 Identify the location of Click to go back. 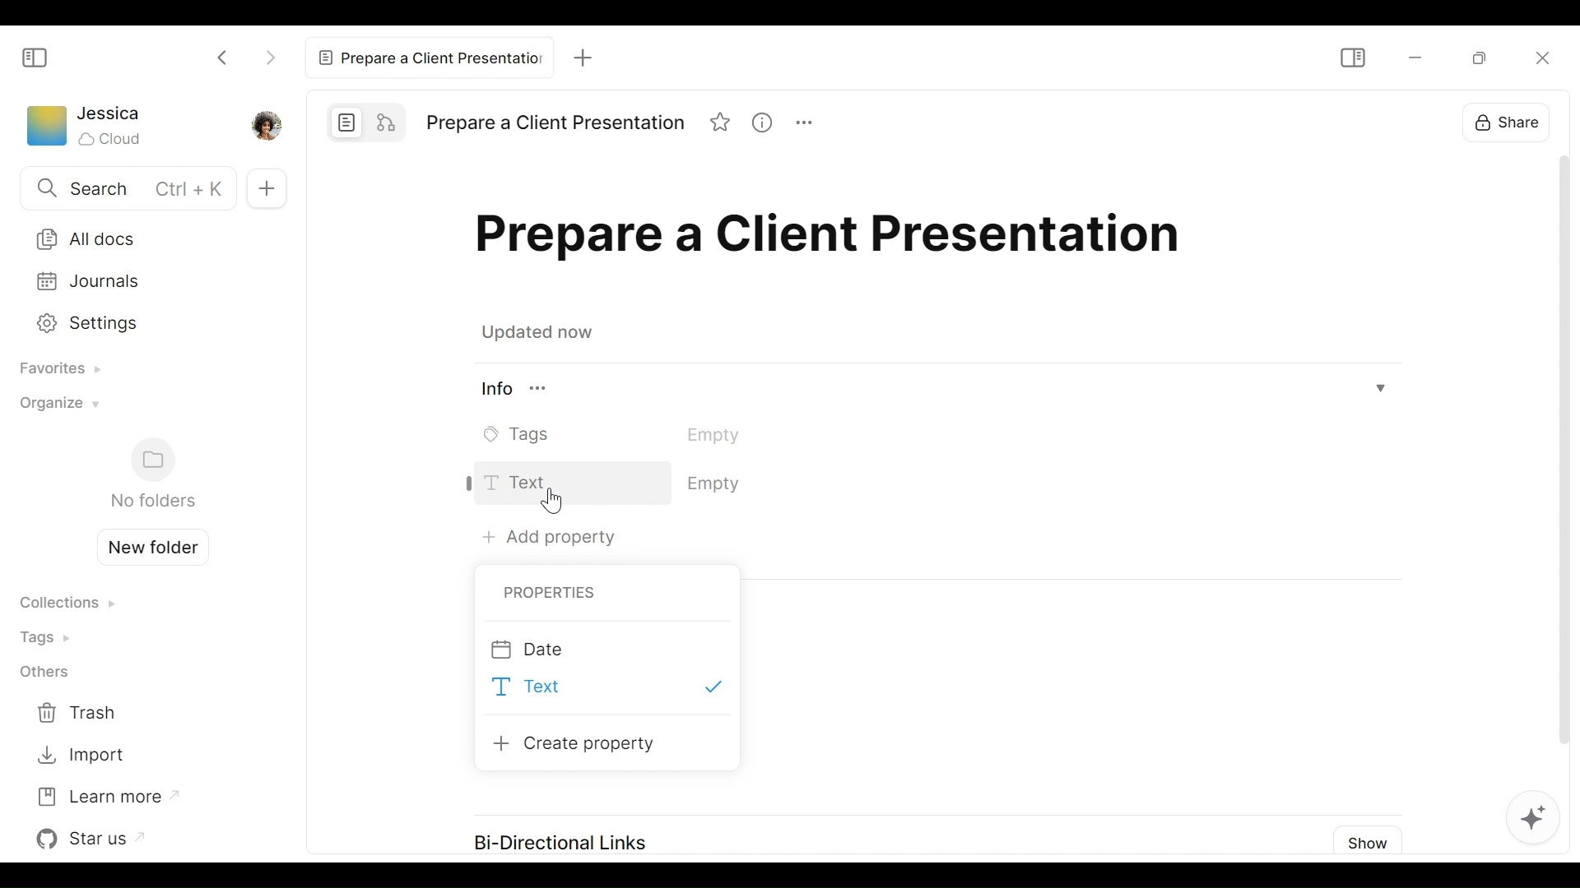
(224, 56).